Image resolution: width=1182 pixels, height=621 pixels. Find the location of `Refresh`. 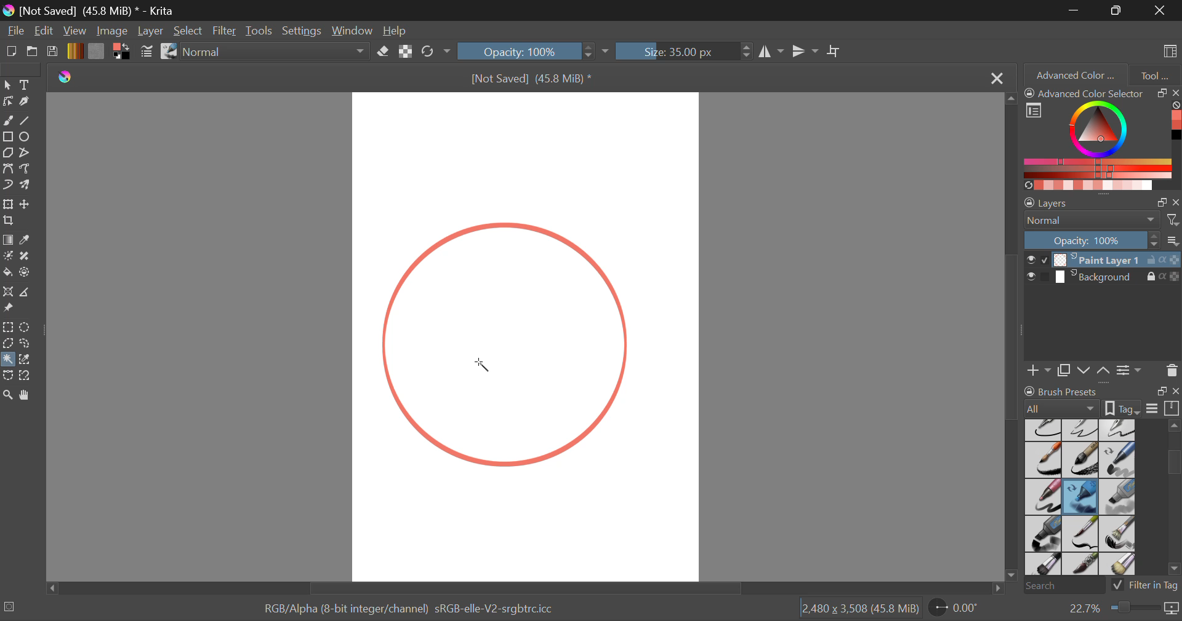

Refresh is located at coordinates (431, 52).